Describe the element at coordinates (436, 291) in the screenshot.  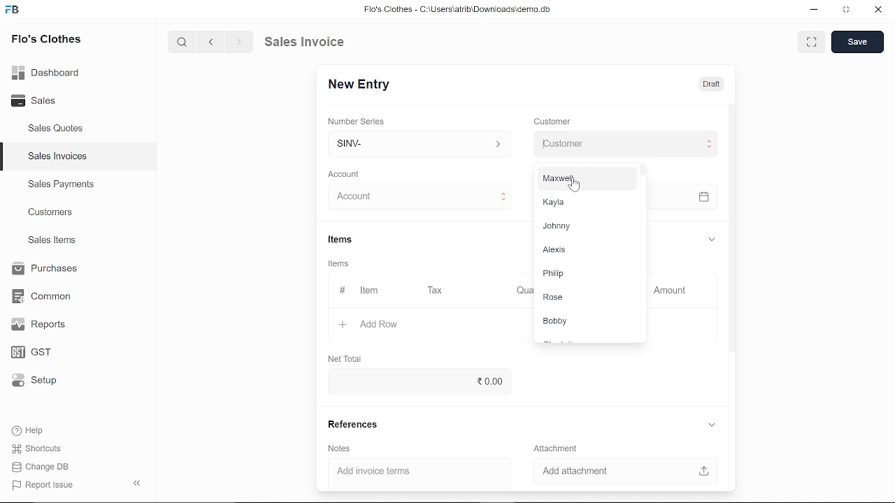
I see `Tax` at that location.